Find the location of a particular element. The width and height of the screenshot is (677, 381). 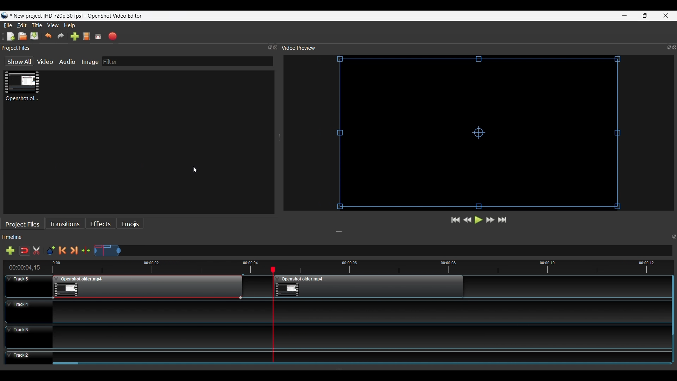

Clip at track Panel is located at coordinates (147, 287).